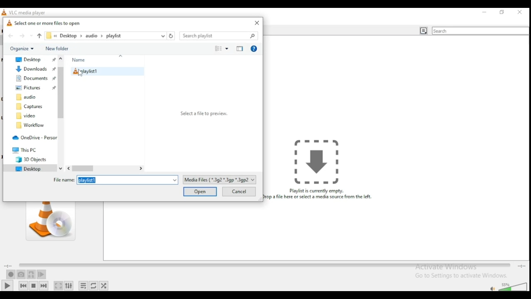 The height and width of the screenshot is (299, 531). I want to click on random, so click(105, 285).